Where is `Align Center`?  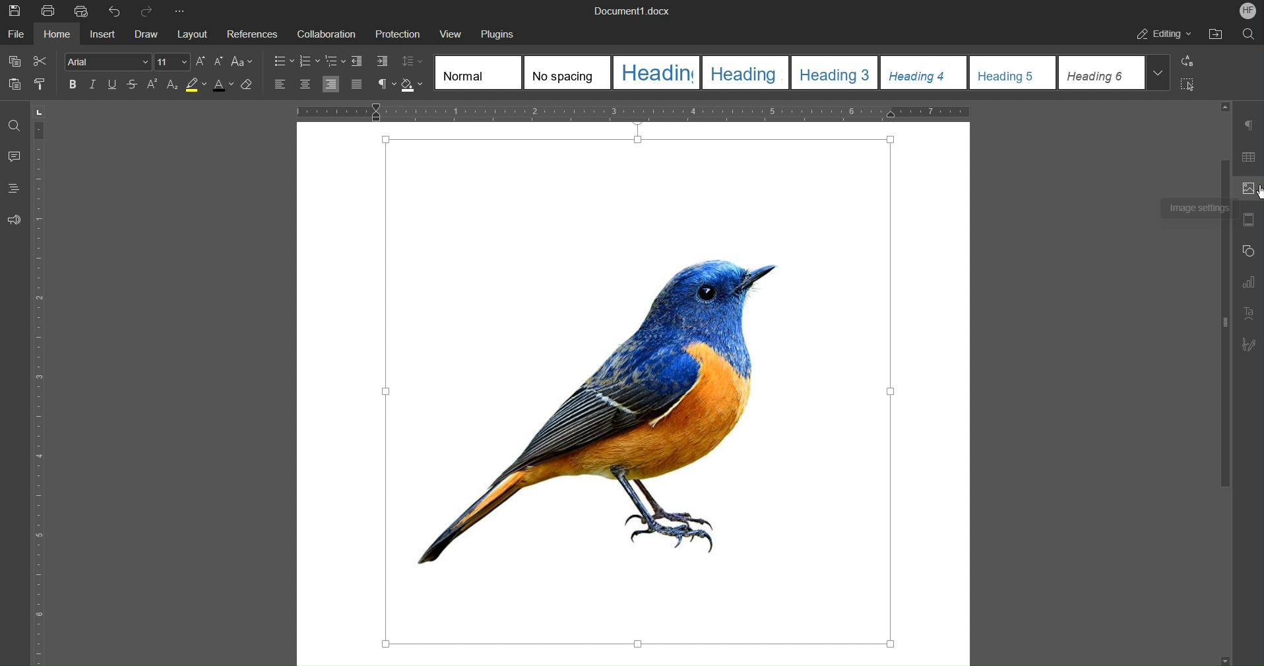
Align Center is located at coordinates (304, 85).